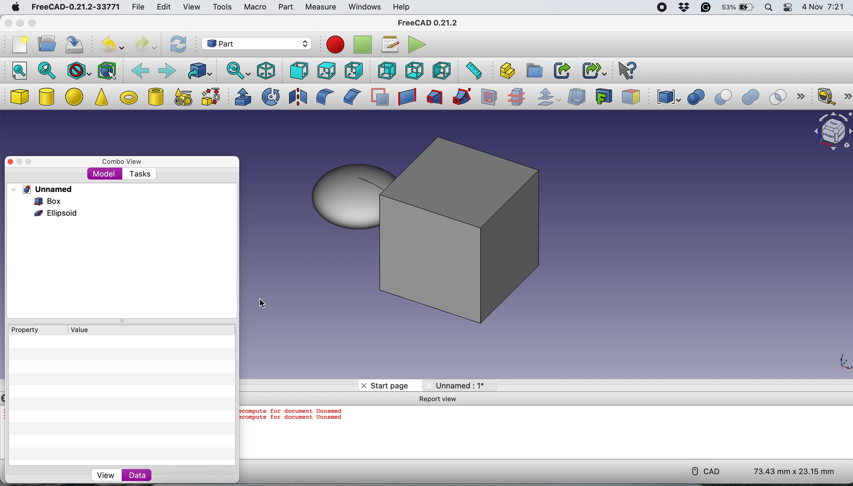  Describe the element at coordinates (335, 45) in the screenshot. I see `record macros` at that location.